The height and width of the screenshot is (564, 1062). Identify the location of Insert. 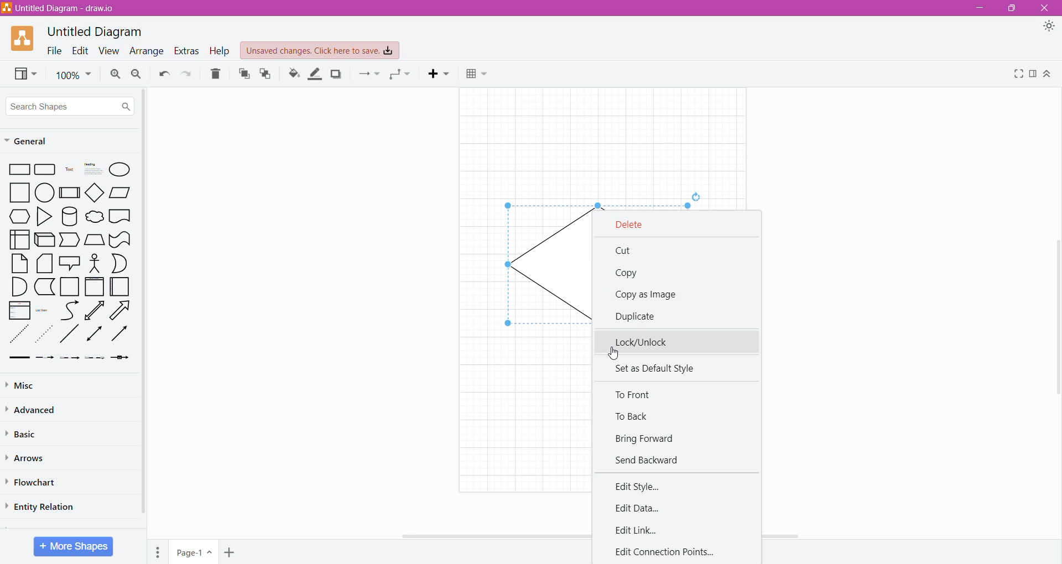
(438, 74).